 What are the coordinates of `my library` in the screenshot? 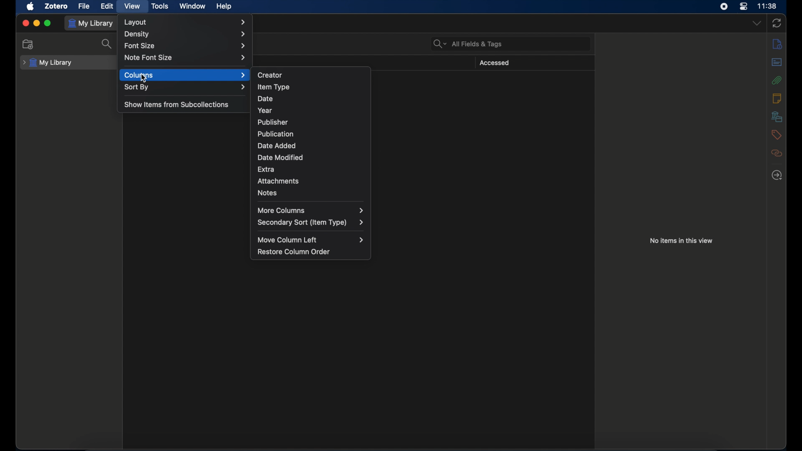 It's located at (47, 63).